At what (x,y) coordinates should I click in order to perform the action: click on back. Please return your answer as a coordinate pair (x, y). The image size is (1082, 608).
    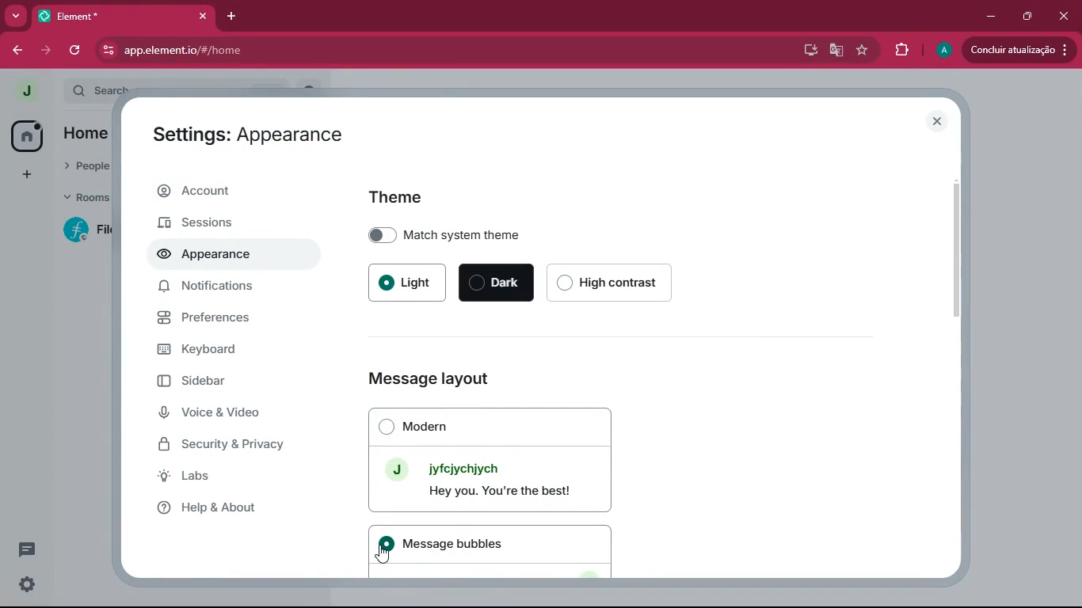
    Looking at the image, I should click on (17, 52).